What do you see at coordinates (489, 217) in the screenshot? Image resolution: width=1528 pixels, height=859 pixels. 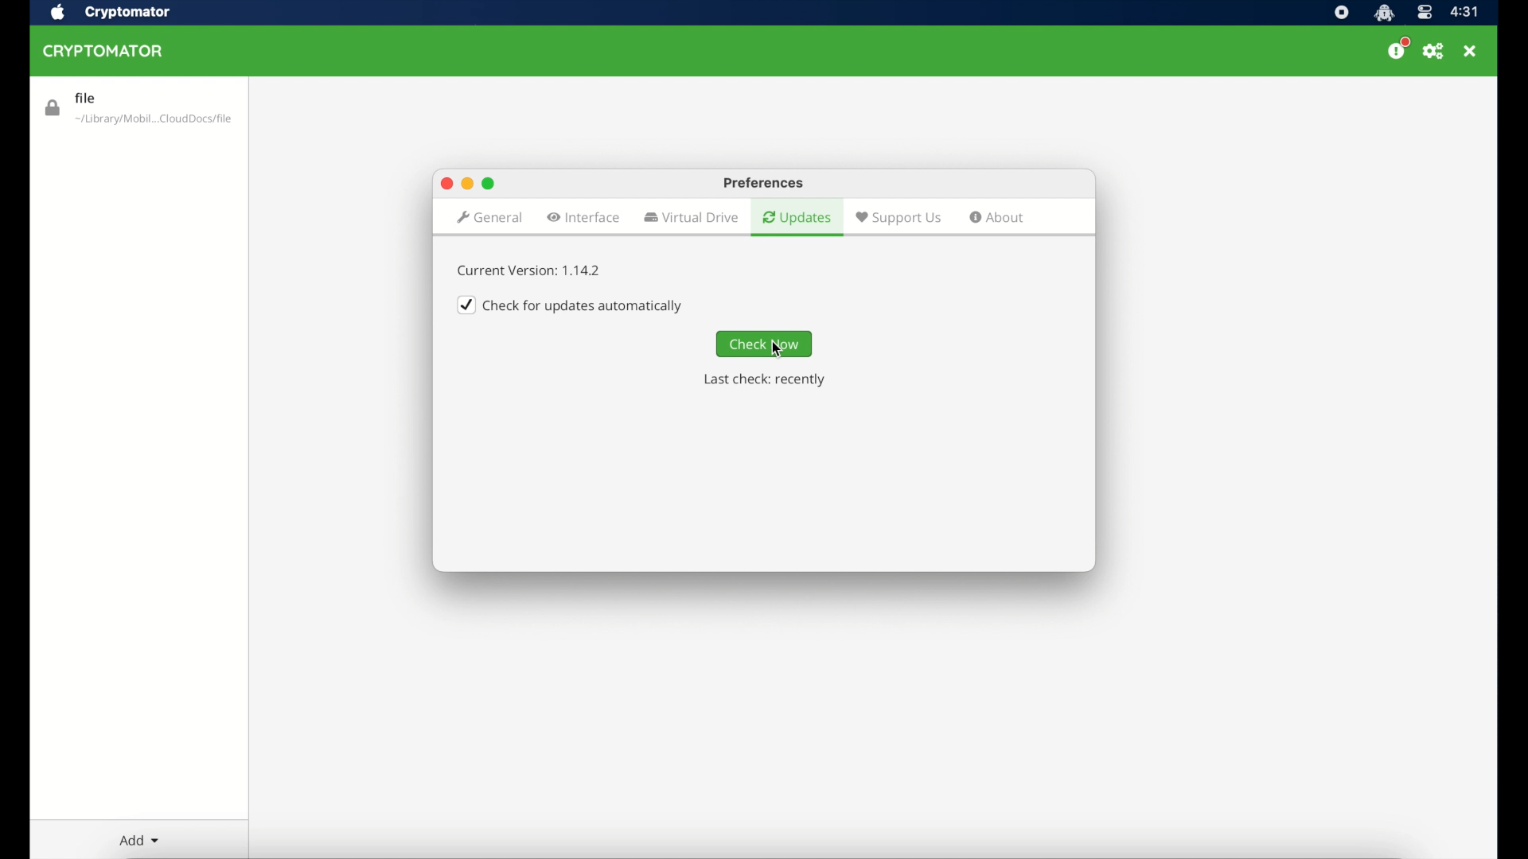 I see `general` at bounding box center [489, 217].